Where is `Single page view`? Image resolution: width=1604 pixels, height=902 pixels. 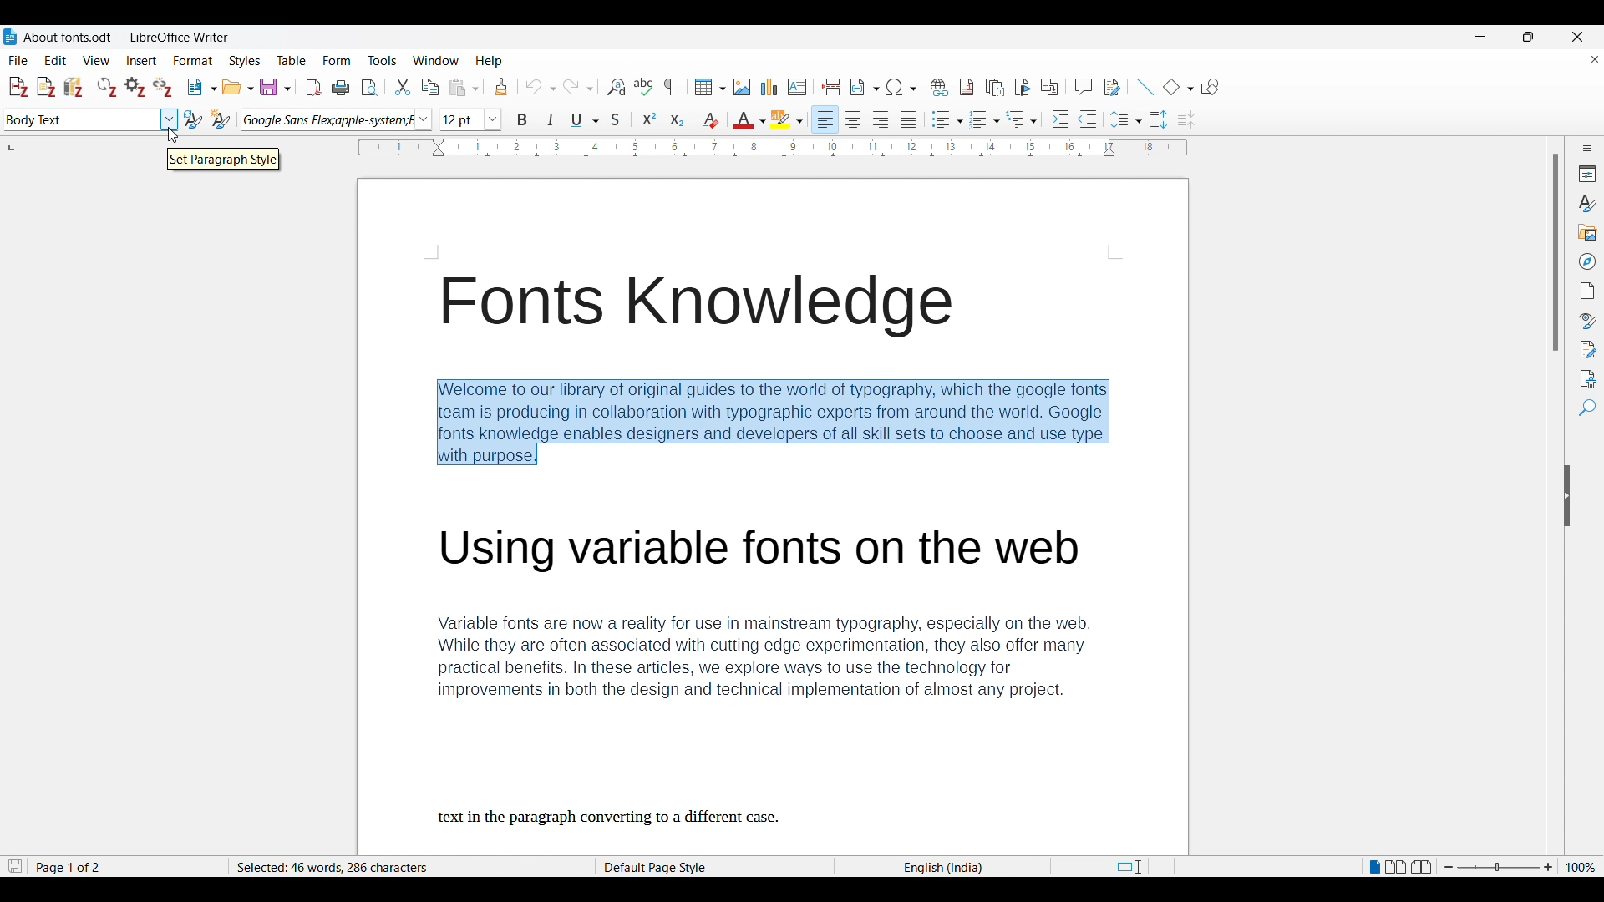
Single page view is located at coordinates (1373, 866).